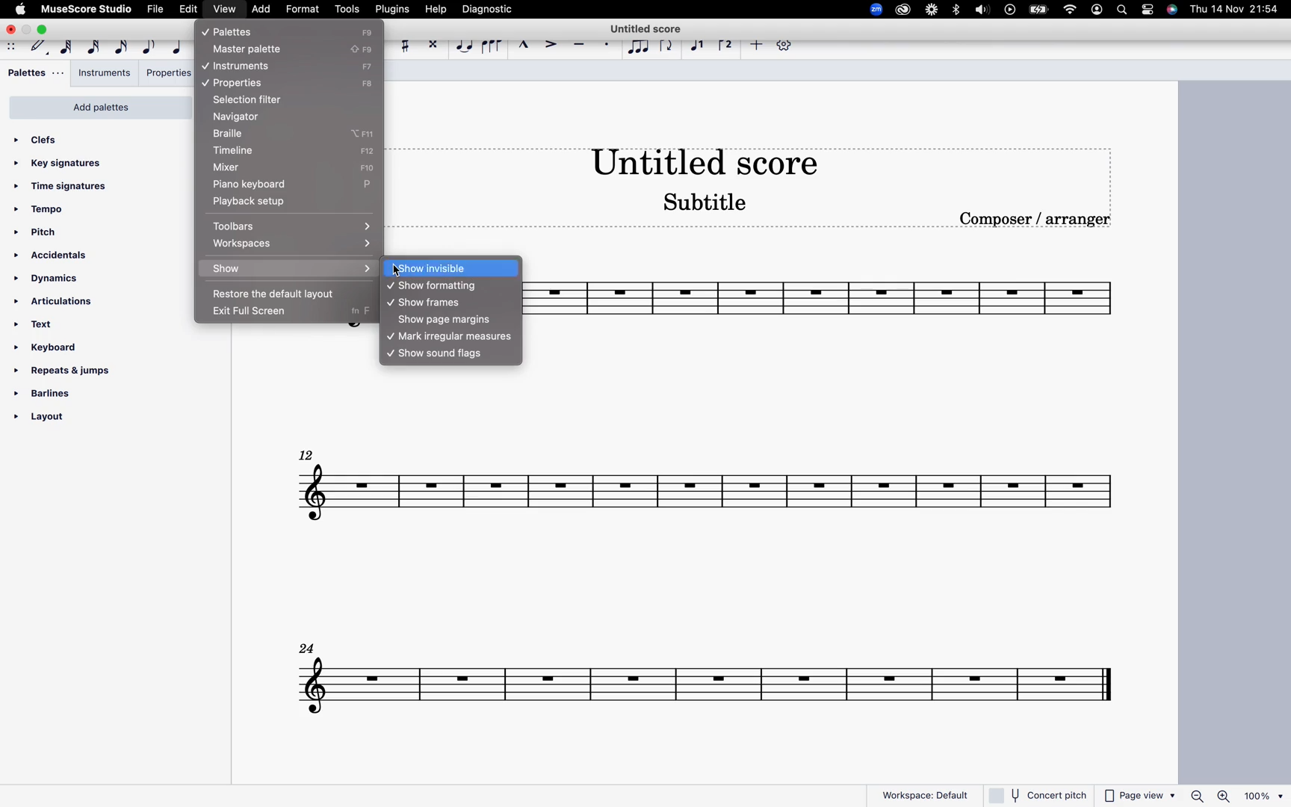  Describe the element at coordinates (276, 150) in the screenshot. I see `timeline` at that location.